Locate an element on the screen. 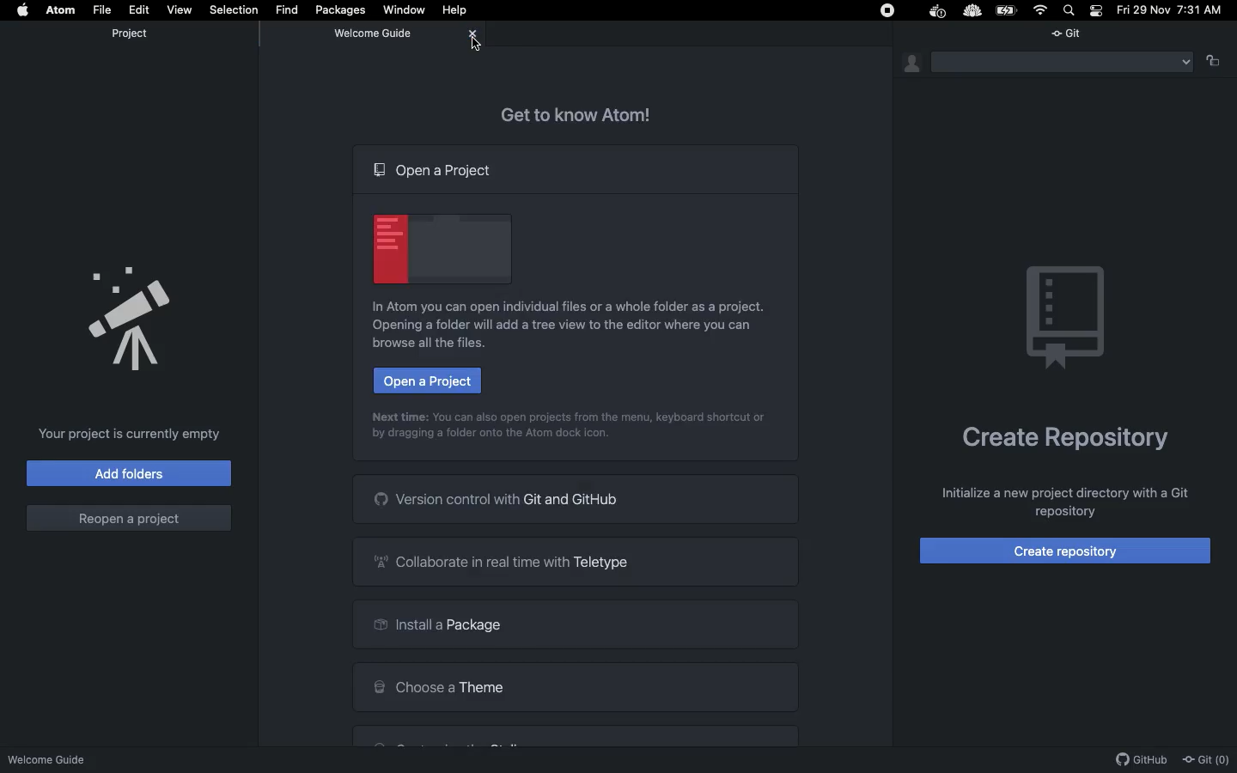  Emblem is located at coordinates (1067, 320).